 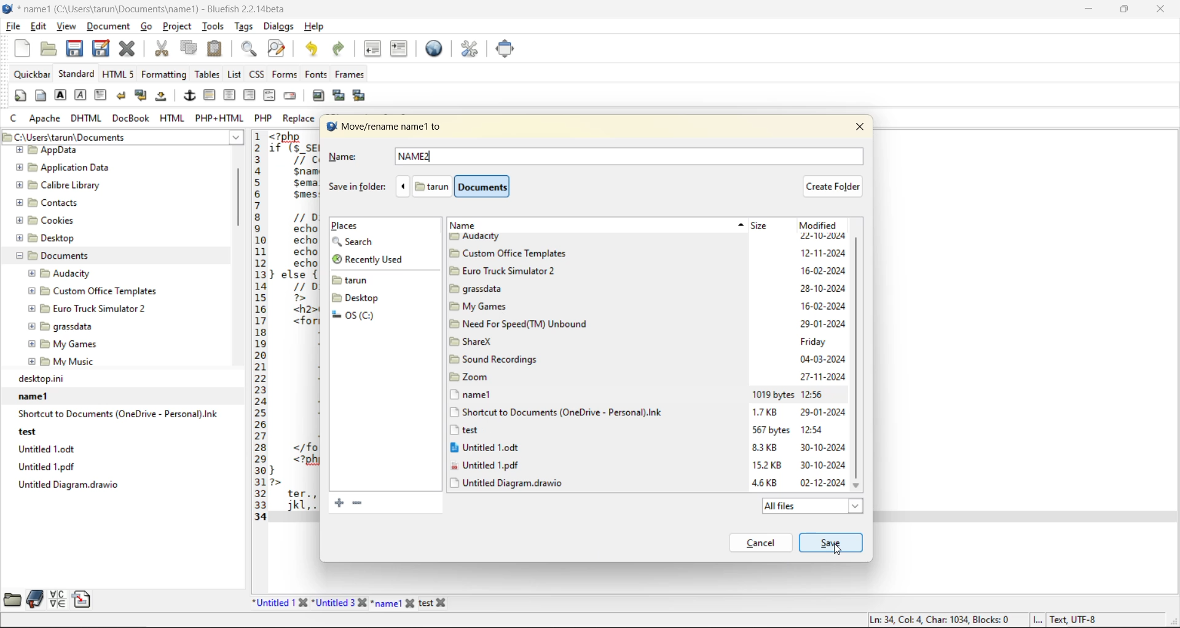 I want to click on center, so click(x=228, y=96).